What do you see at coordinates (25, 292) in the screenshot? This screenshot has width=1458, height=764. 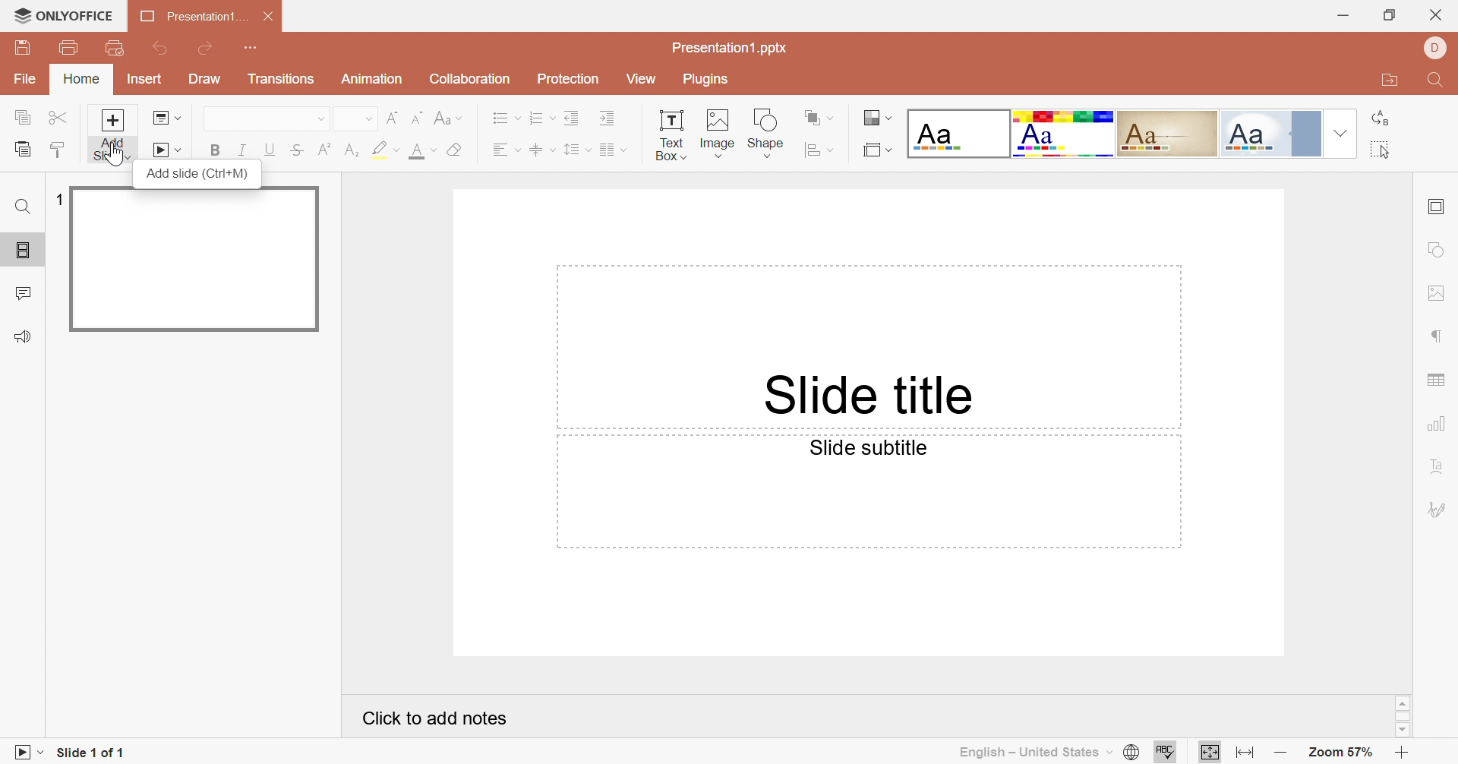 I see `Comments` at bounding box center [25, 292].